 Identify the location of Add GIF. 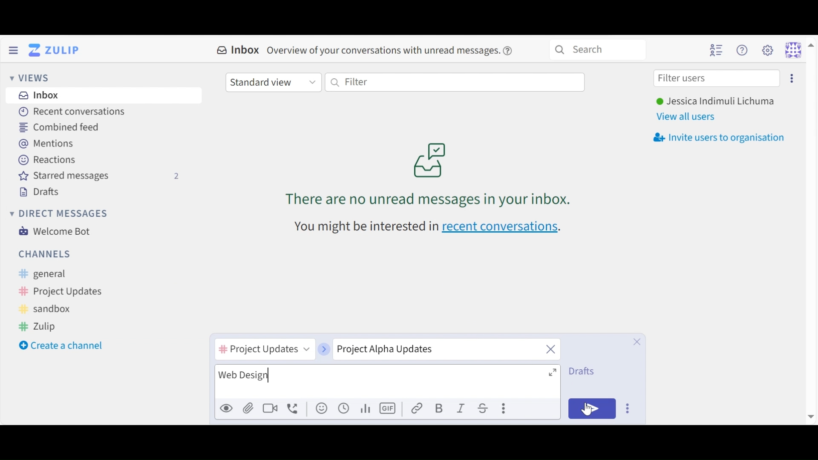
(388, 408).